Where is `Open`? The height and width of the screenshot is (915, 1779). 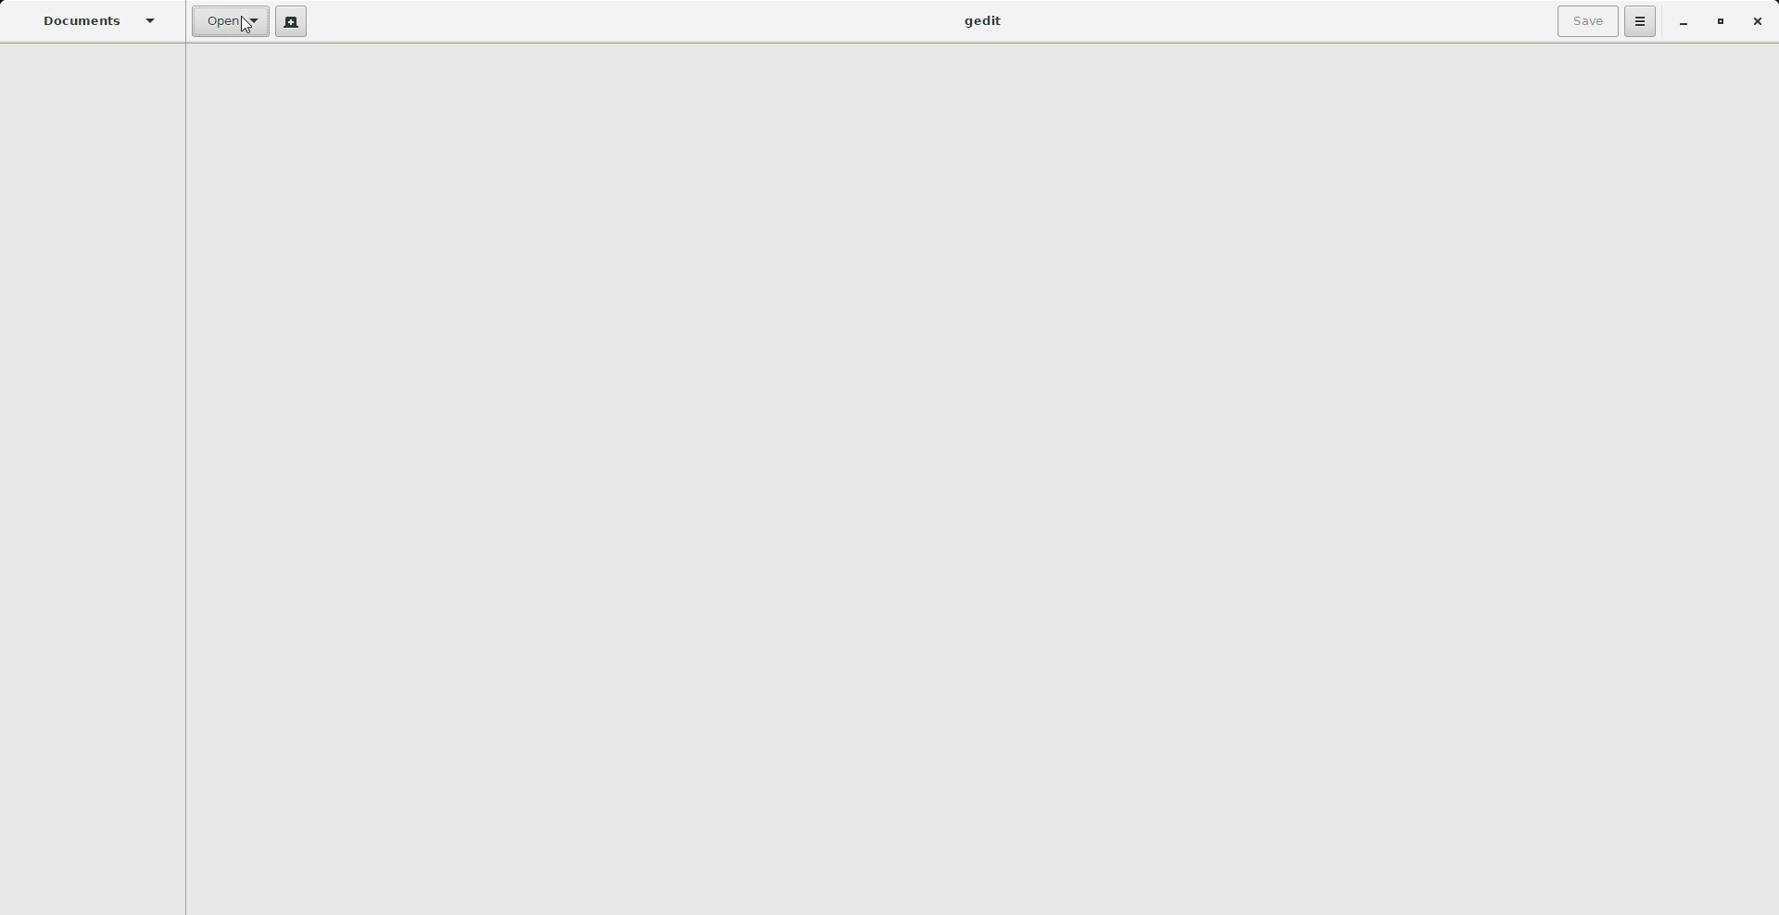 Open is located at coordinates (230, 20).